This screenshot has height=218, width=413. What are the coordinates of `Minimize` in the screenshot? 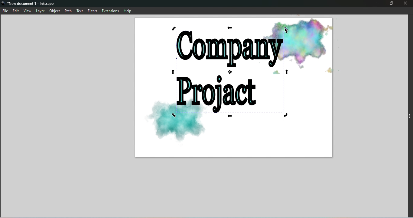 It's located at (377, 4).